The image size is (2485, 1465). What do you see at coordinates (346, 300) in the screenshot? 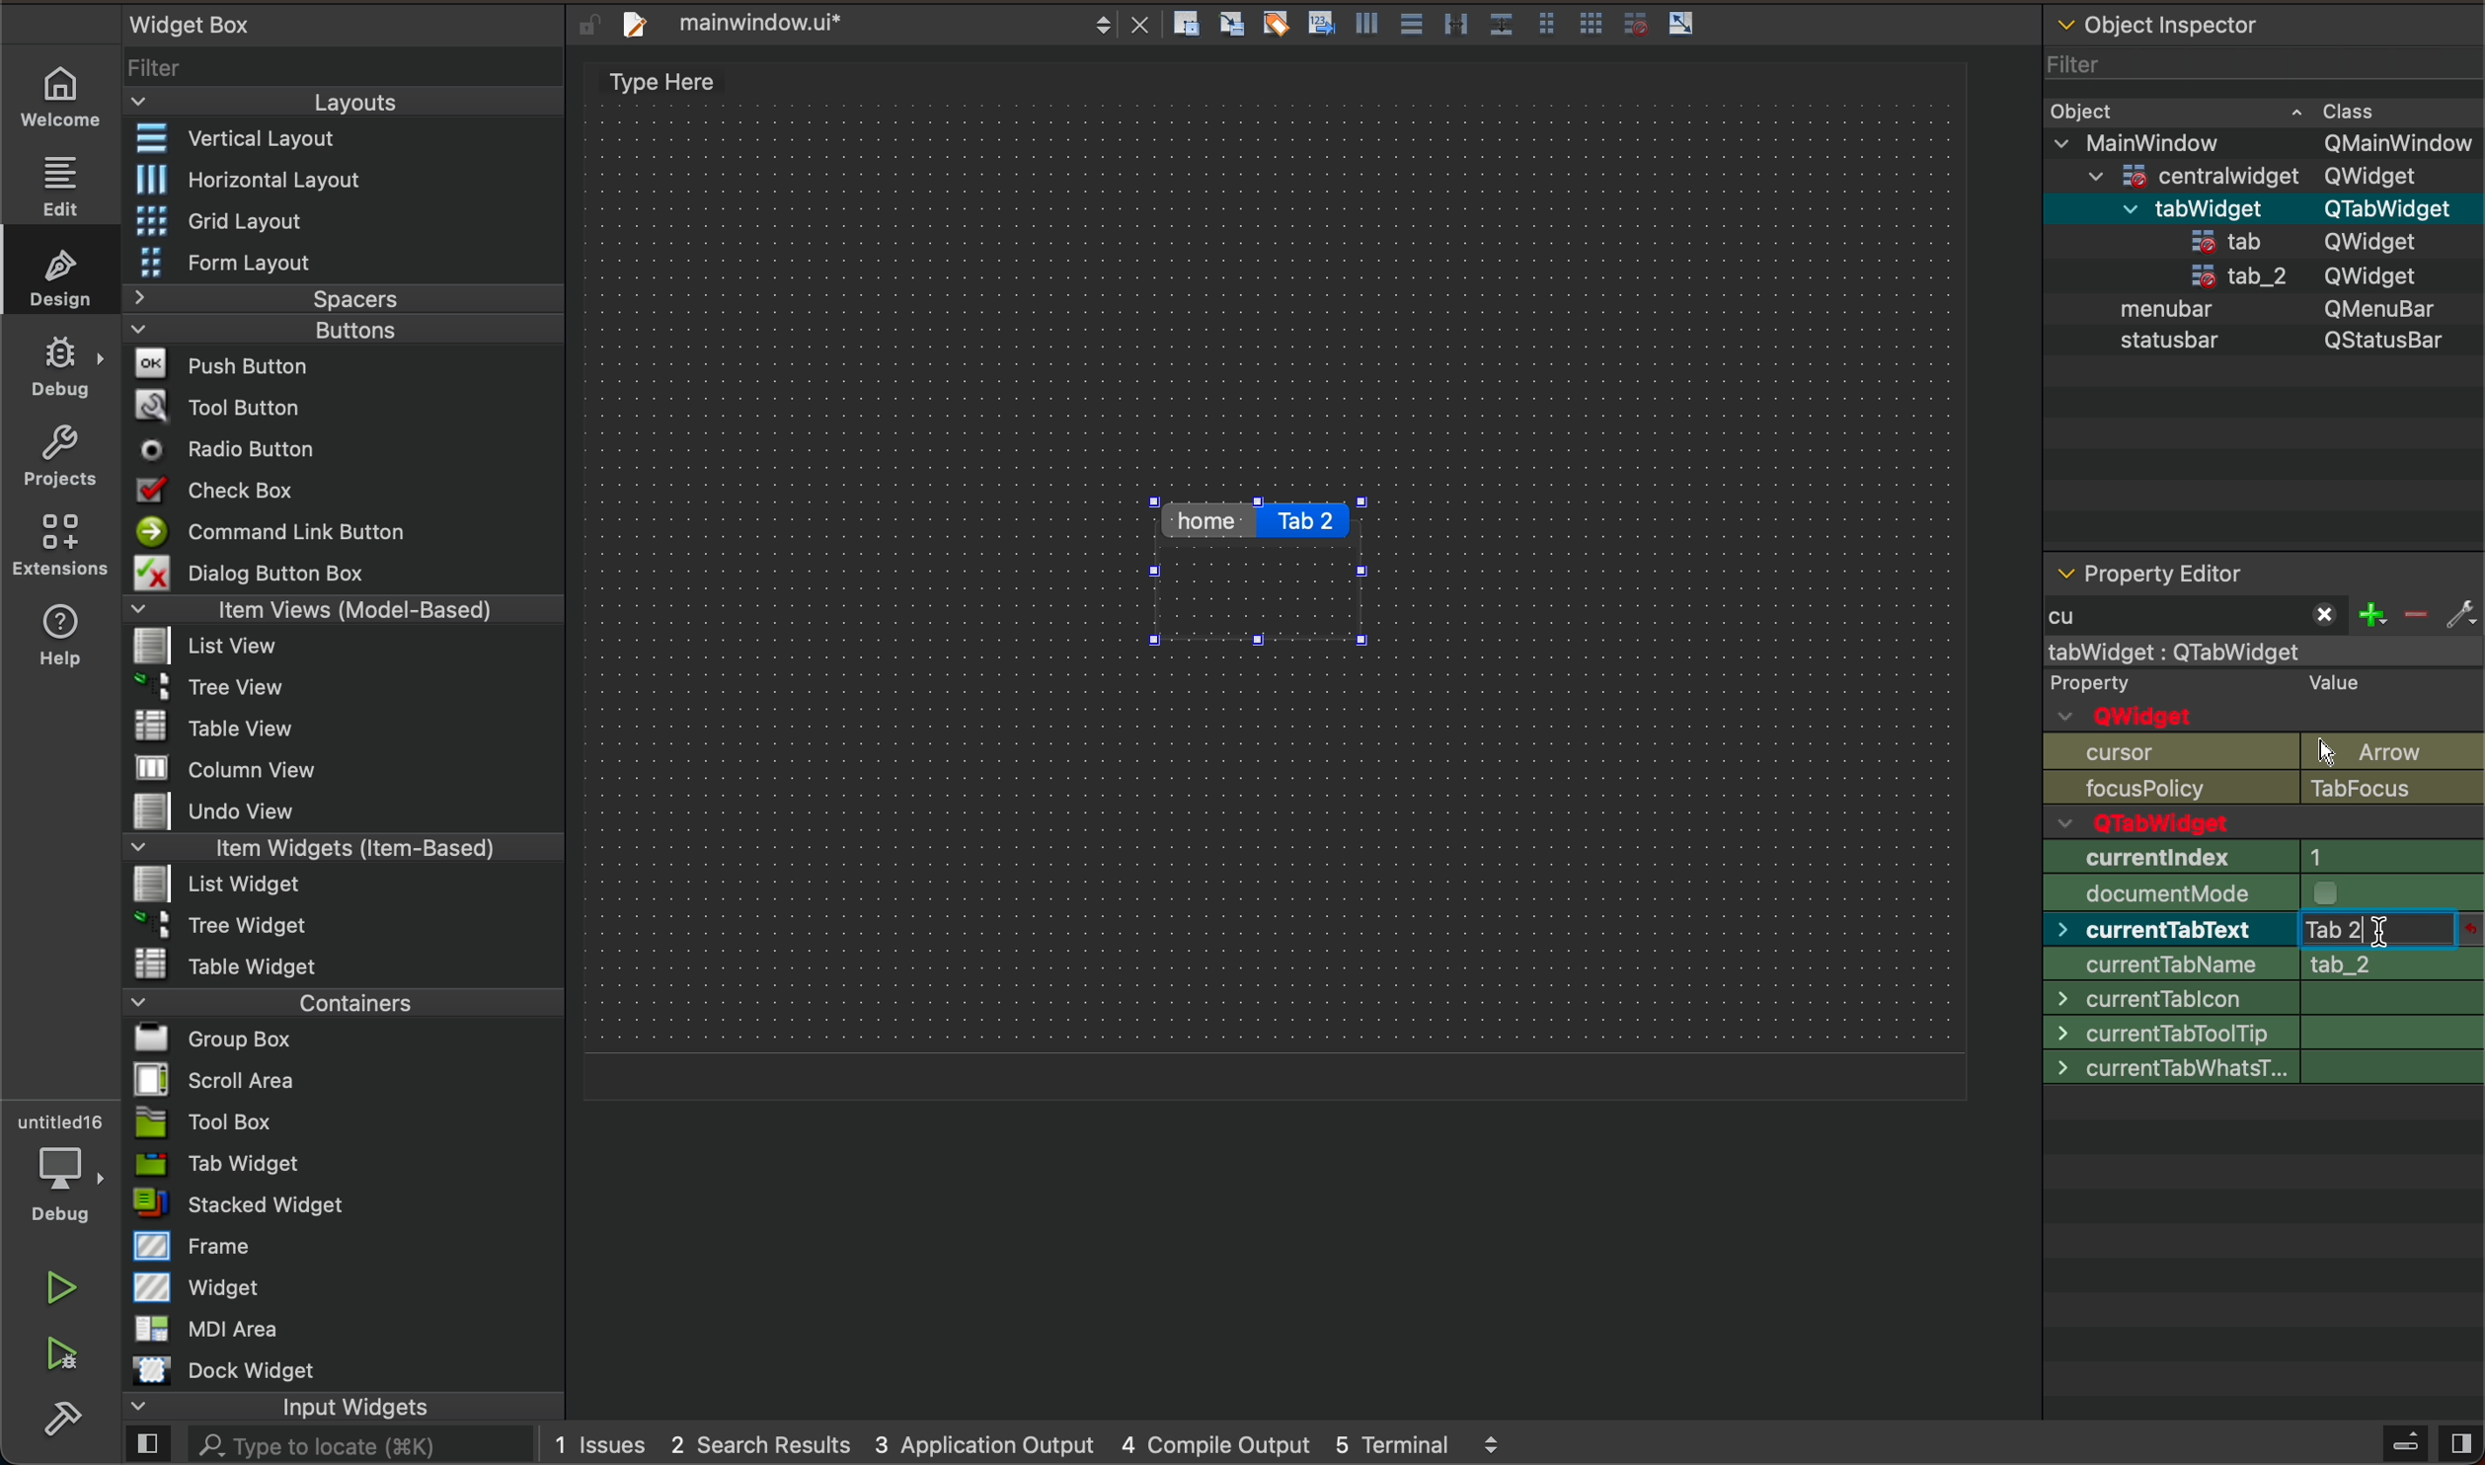
I see `Spacers` at bounding box center [346, 300].